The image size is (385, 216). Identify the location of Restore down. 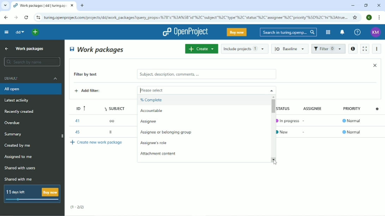
(366, 5).